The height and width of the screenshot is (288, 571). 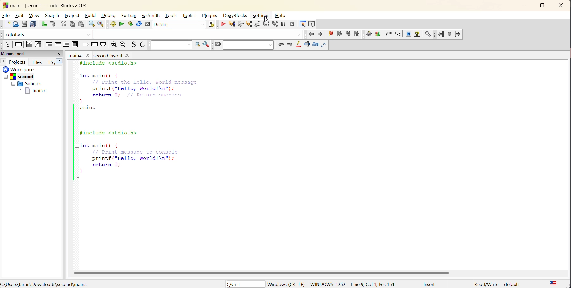 What do you see at coordinates (289, 44) in the screenshot?
I see `next` at bounding box center [289, 44].